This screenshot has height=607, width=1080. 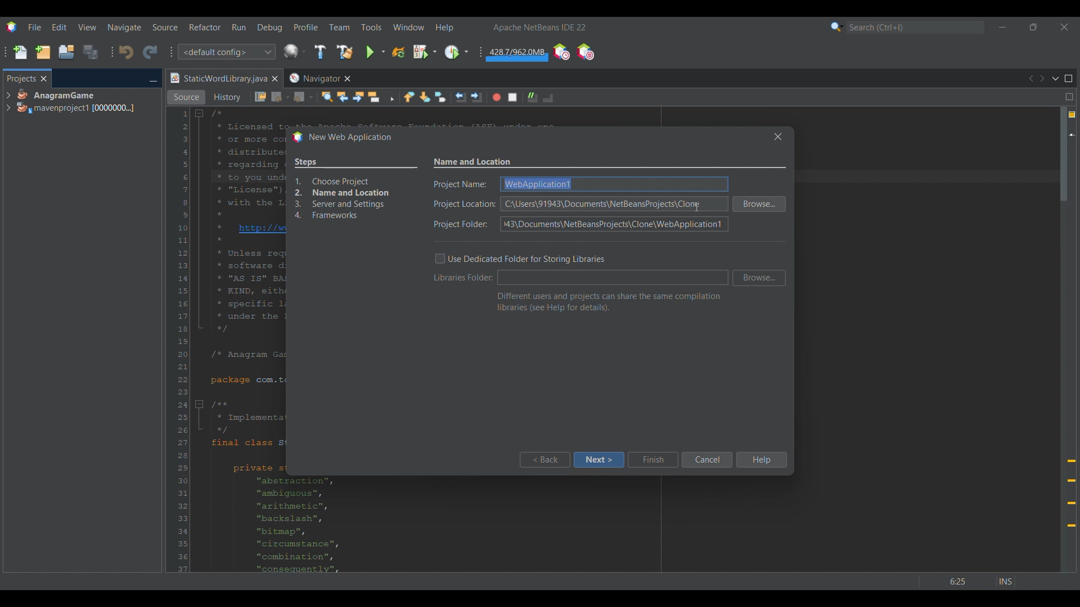 What do you see at coordinates (226, 52) in the screenshot?
I see `Configuration options` at bounding box center [226, 52].